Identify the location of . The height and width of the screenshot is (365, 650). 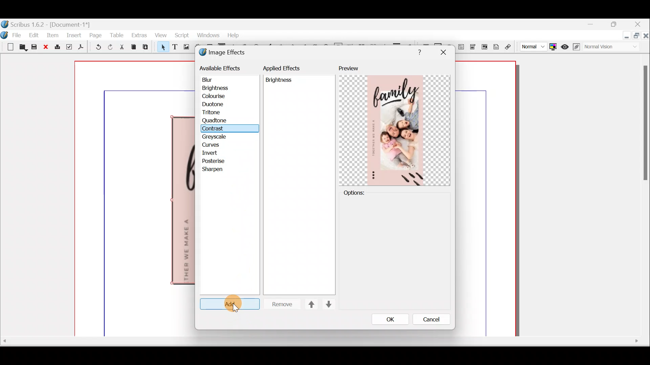
(280, 81).